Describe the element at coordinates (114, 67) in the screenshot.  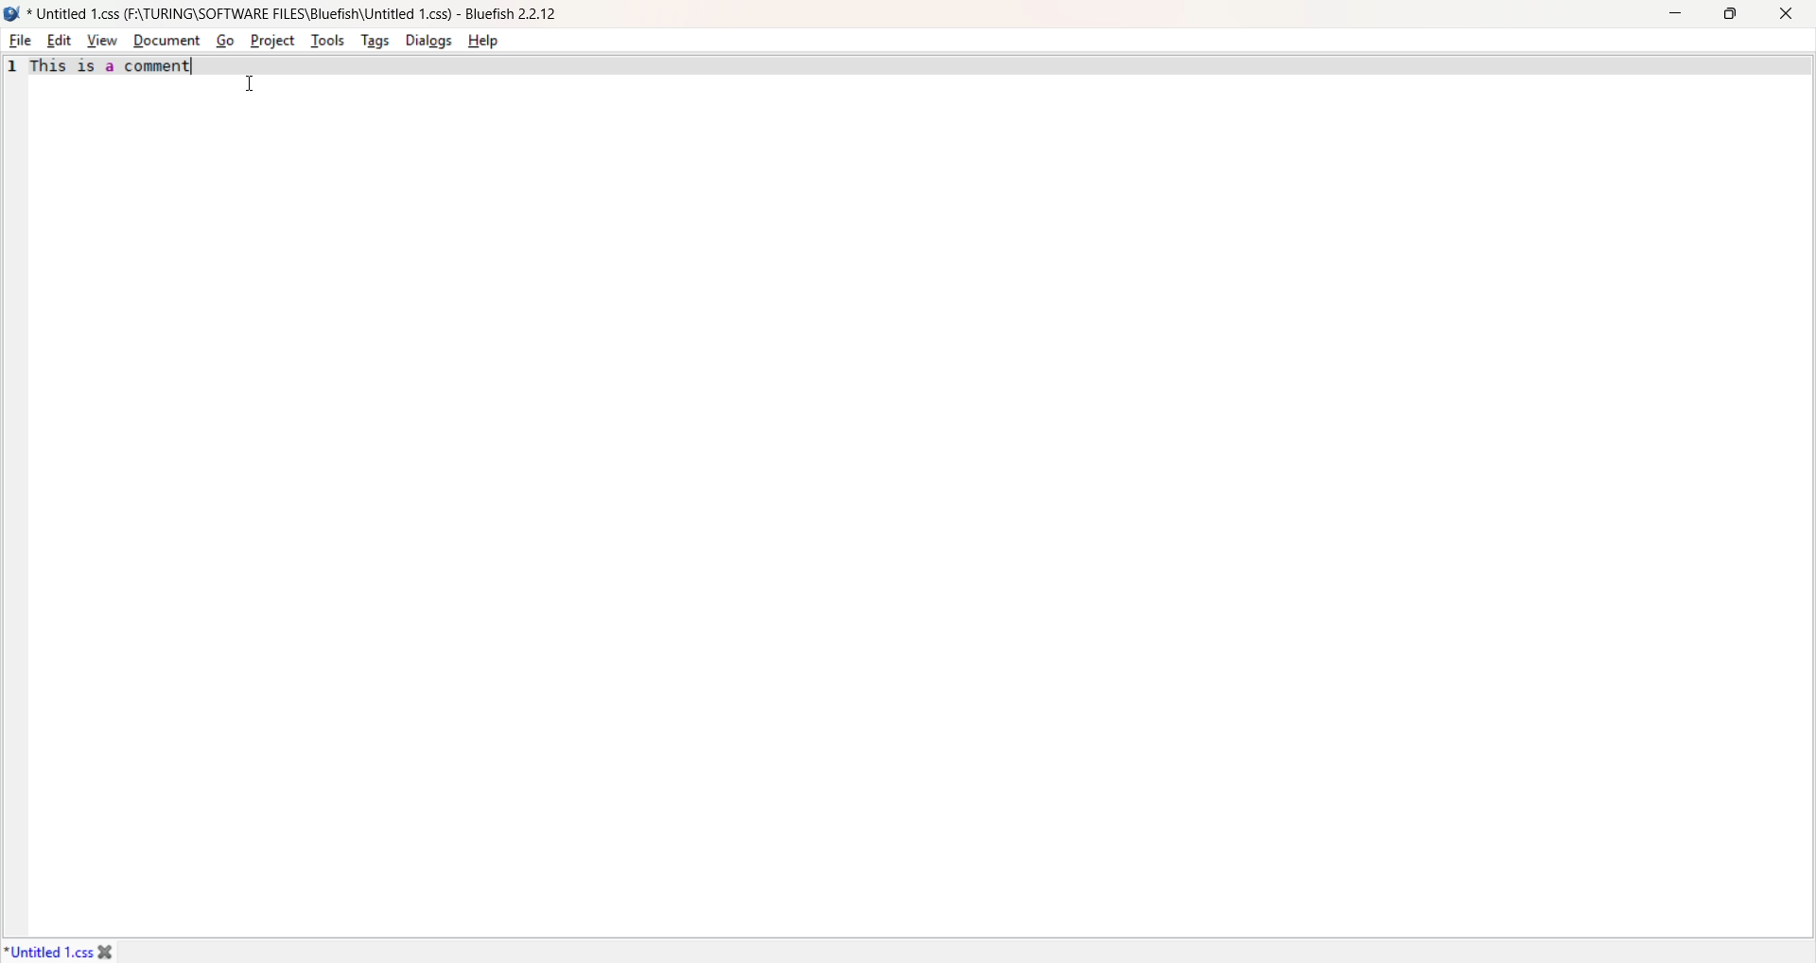
I see `This is a comment` at that location.